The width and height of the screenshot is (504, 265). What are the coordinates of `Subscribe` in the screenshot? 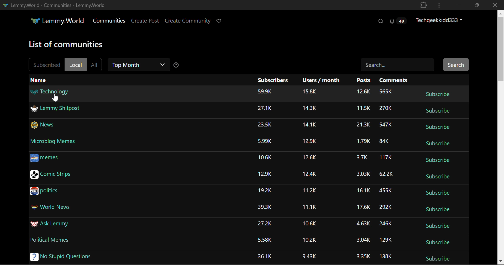 It's located at (439, 210).